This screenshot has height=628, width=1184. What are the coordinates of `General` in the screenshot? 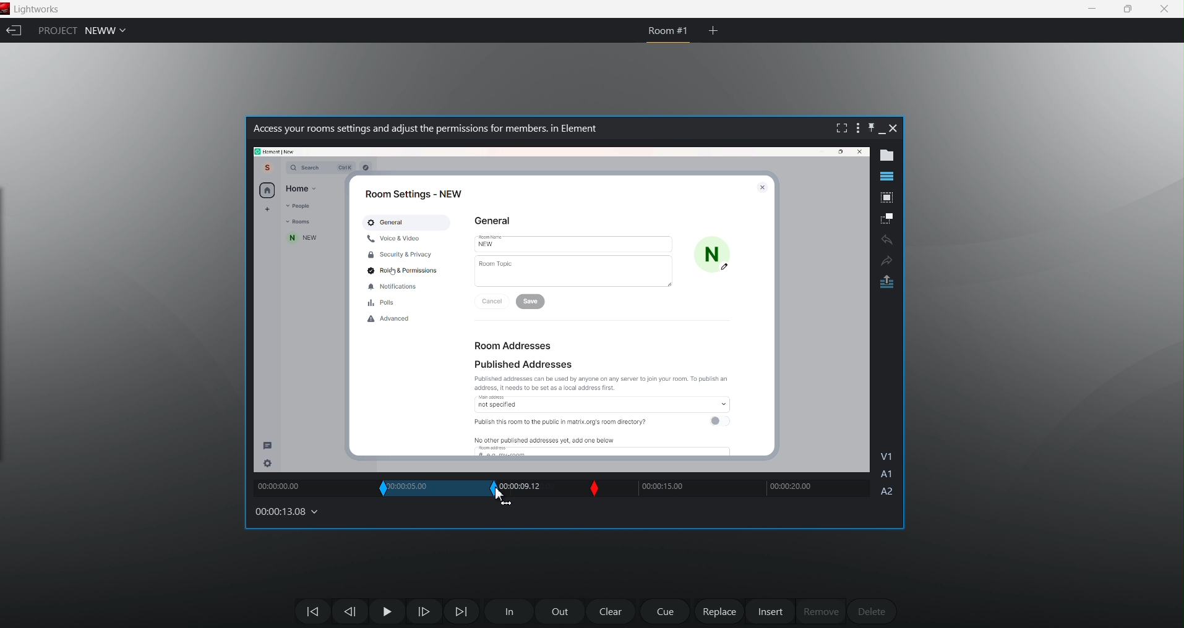 It's located at (494, 221).